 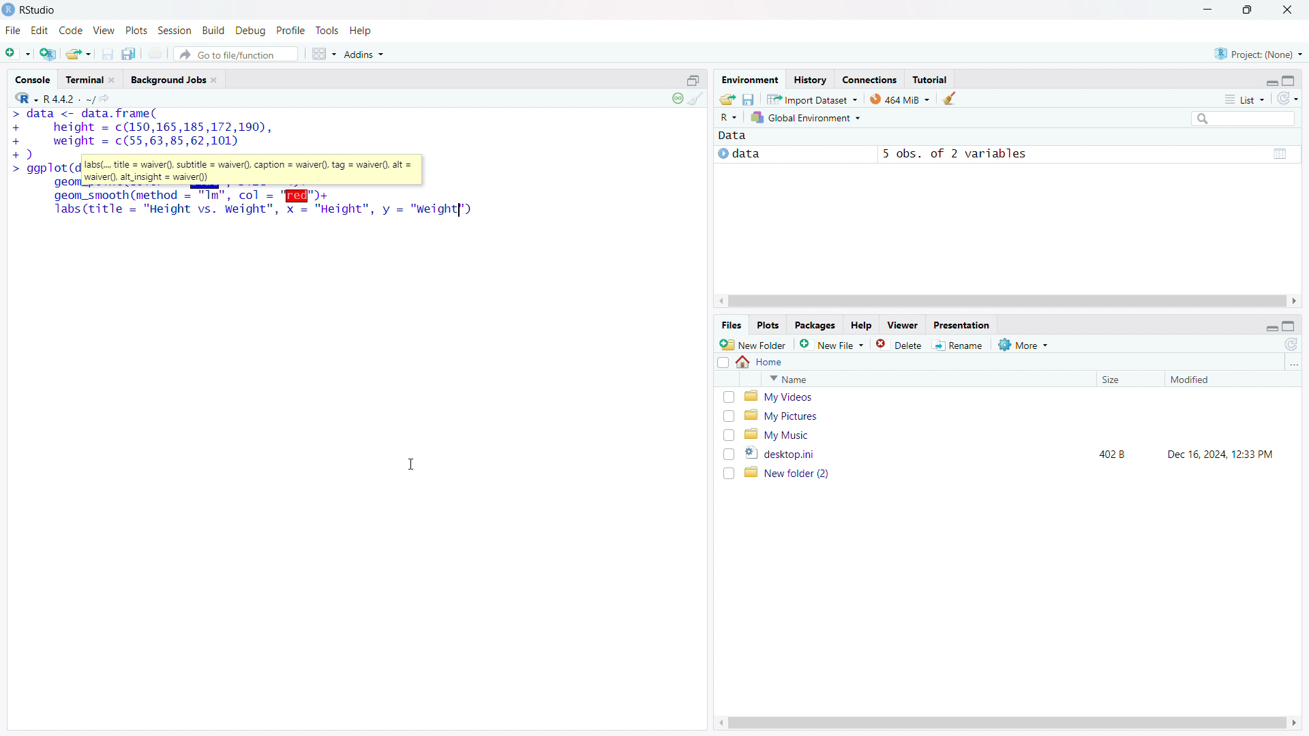 What do you see at coordinates (948, 98) in the screenshot?
I see `clear objects from the workspace` at bounding box center [948, 98].